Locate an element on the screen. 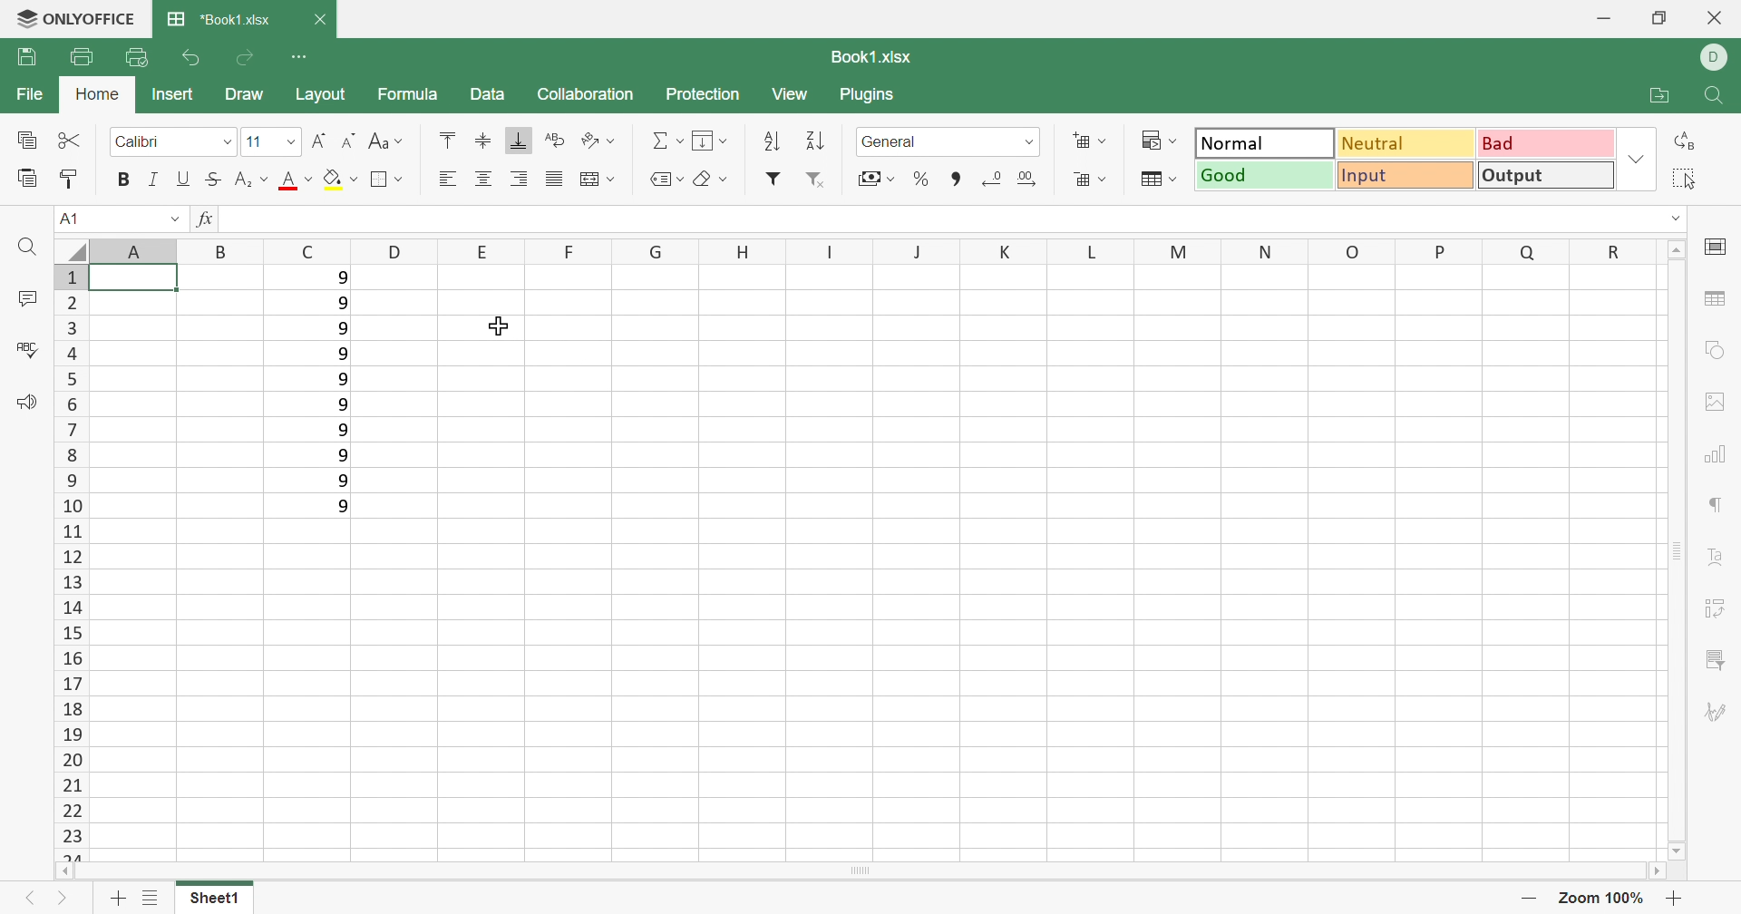 This screenshot has width=1741, height=914. Charts settings is located at coordinates (1718, 456).